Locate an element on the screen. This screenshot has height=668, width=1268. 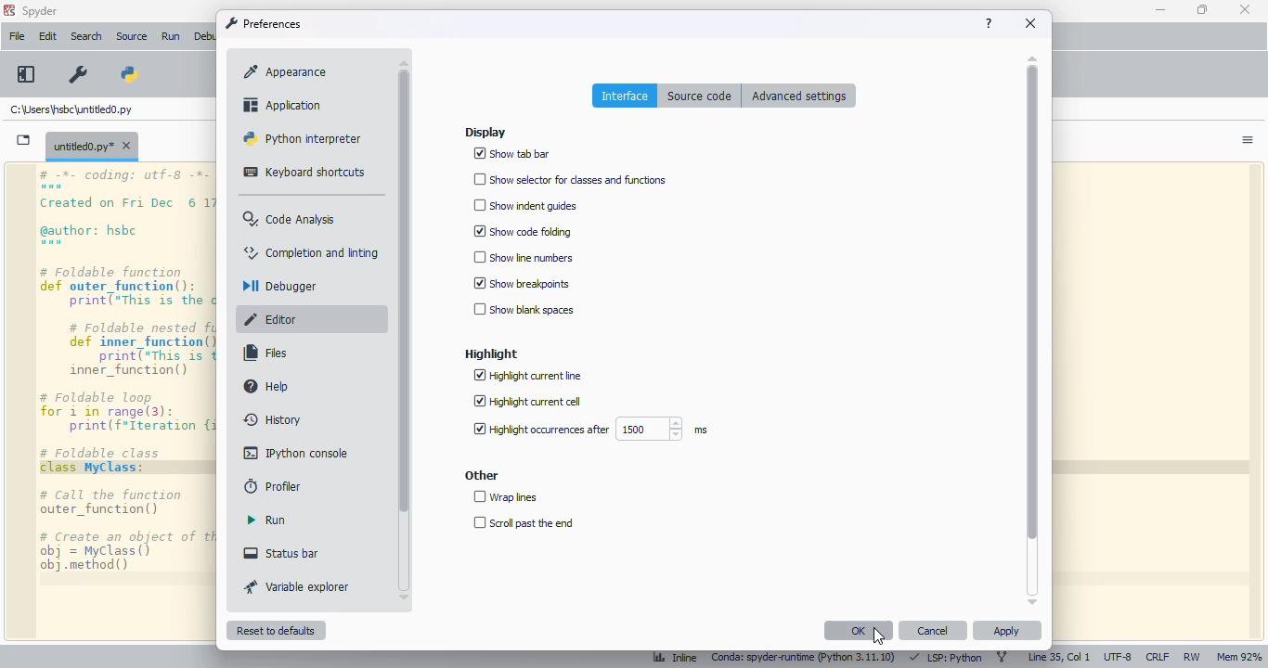
show indent guides is located at coordinates (527, 206).